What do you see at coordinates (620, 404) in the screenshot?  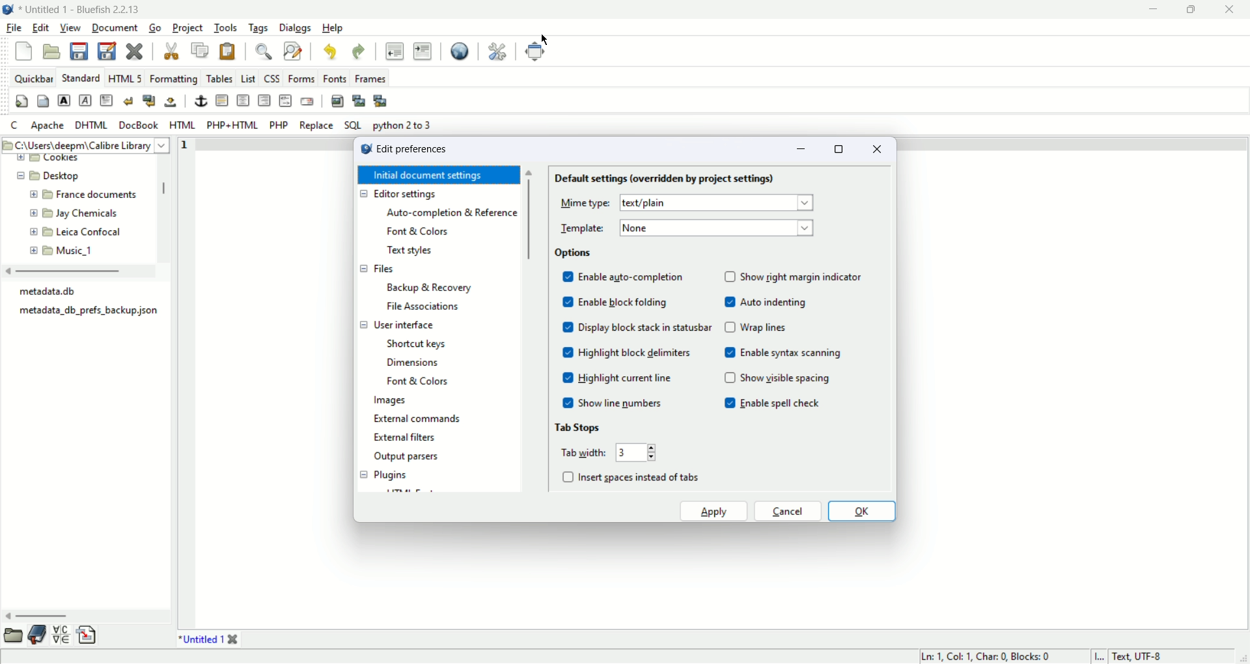 I see `show line numbers` at bounding box center [620, 404].